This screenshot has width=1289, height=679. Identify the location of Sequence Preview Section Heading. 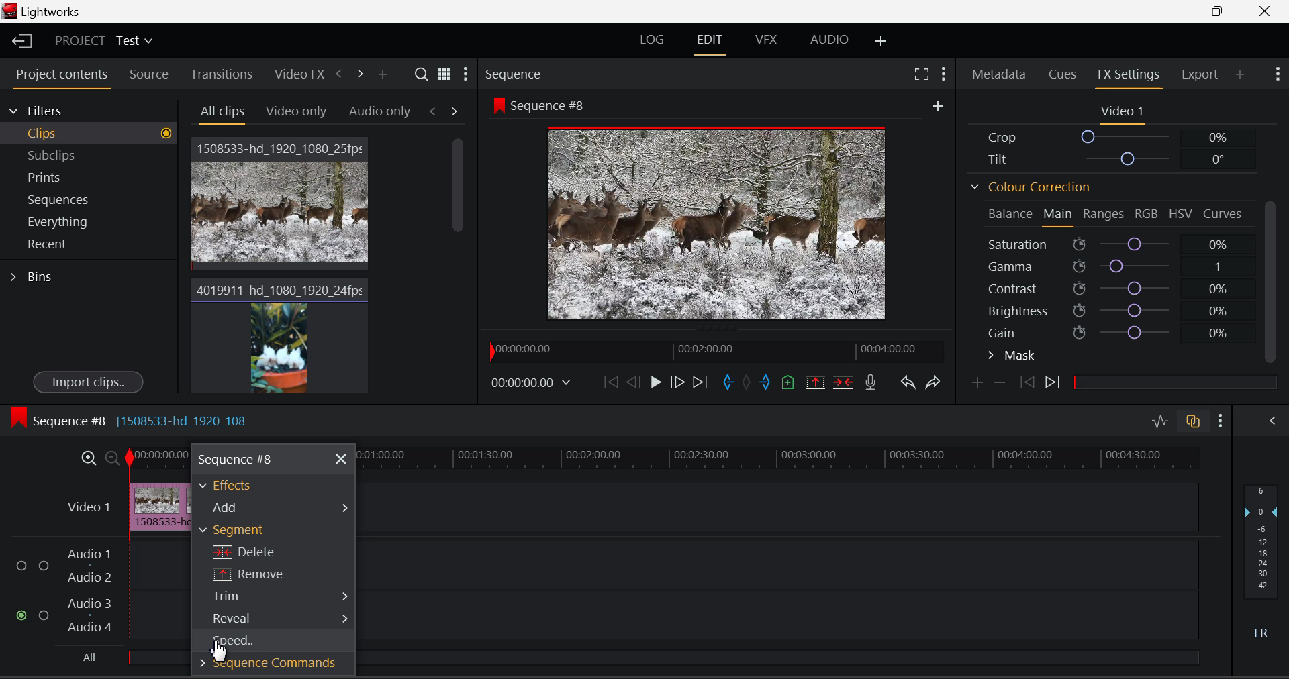
(516, 74).